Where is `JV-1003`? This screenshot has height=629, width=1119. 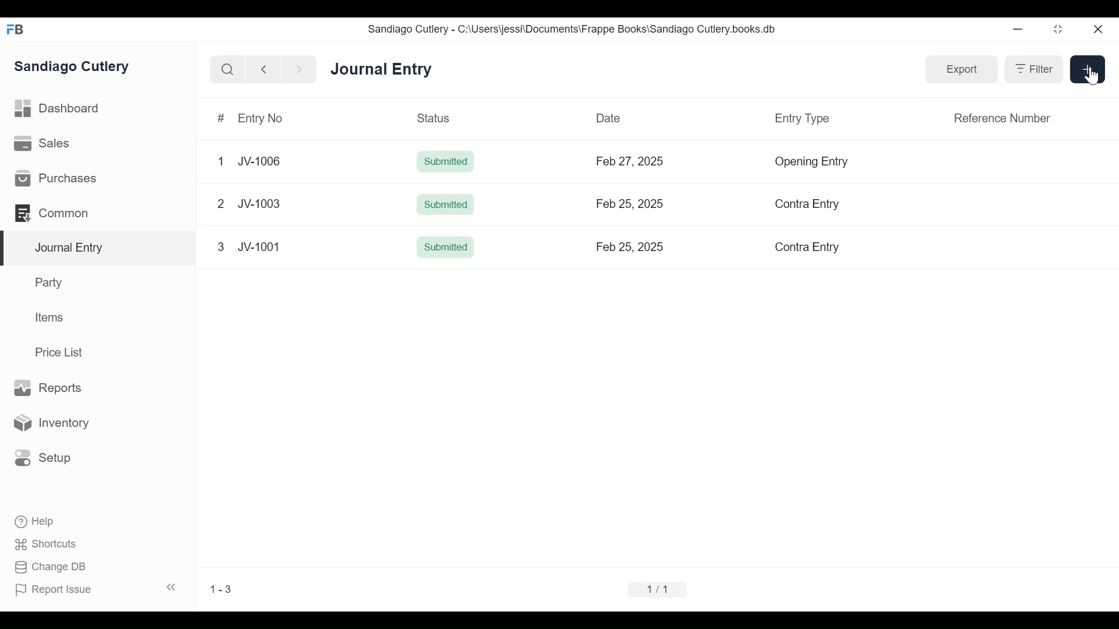 JV-1003 is located at coordinates (259, 203).